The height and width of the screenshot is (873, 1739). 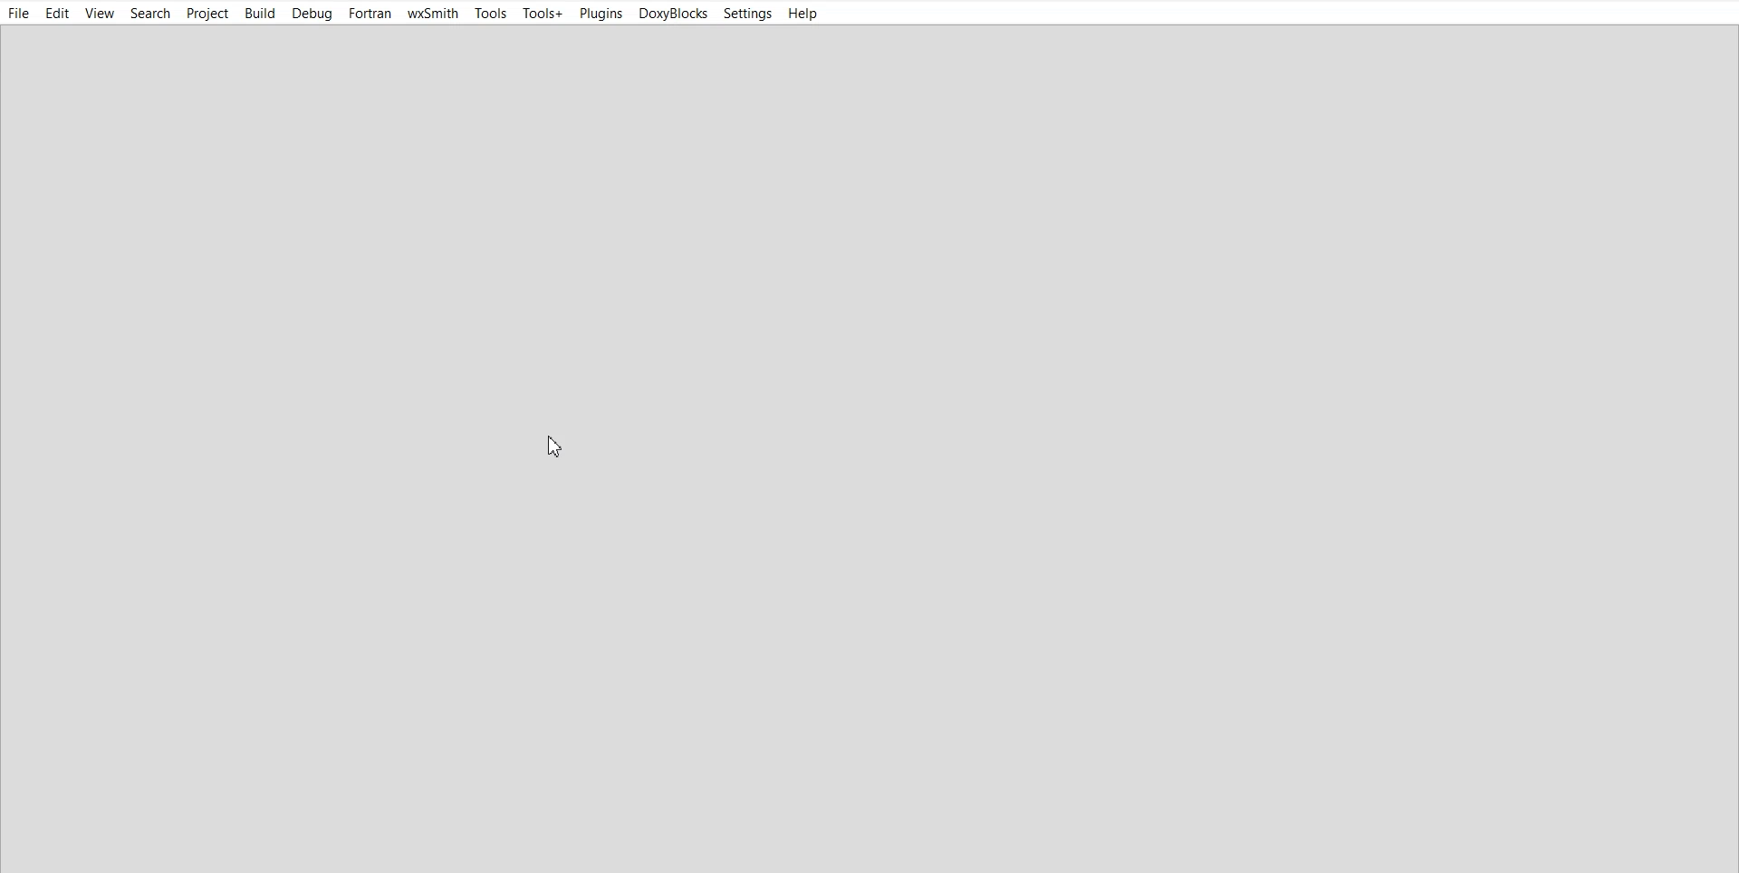 What do you see at coordinates (490, 13) in the screenshot?
I see `Tools` at bounding box center [490, 13].